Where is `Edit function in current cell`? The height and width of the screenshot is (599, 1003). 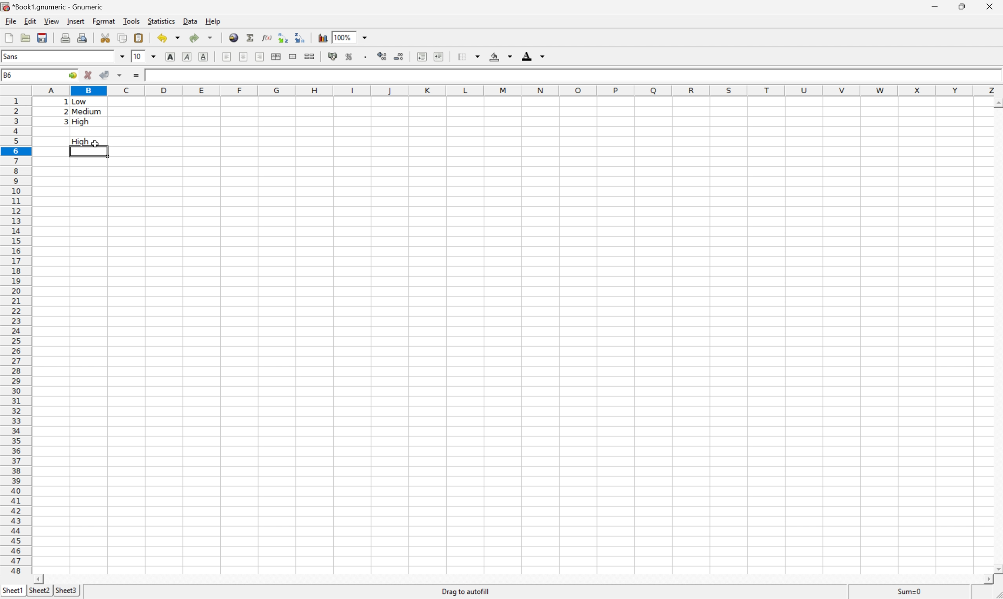 Edit function in current cell is located at coordinates (268, 38).